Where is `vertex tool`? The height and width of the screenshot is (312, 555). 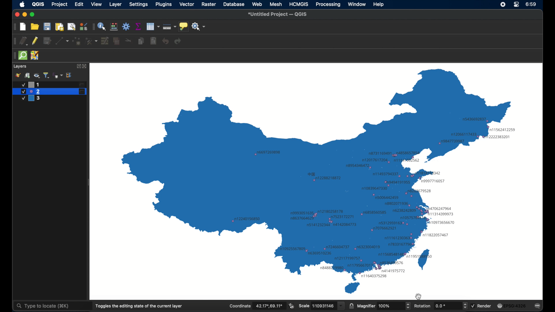 vertex tool is located at coordinates (92, 41).